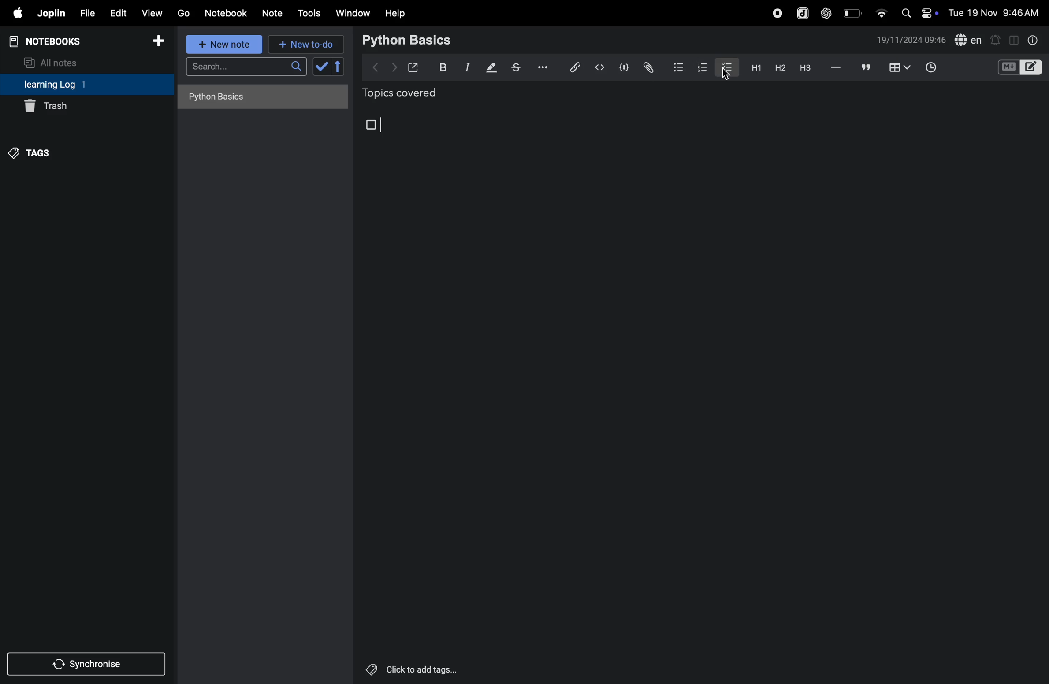  Describe the element at coordinates (56, 62) in the screenshot. I see `all notes` at that location.